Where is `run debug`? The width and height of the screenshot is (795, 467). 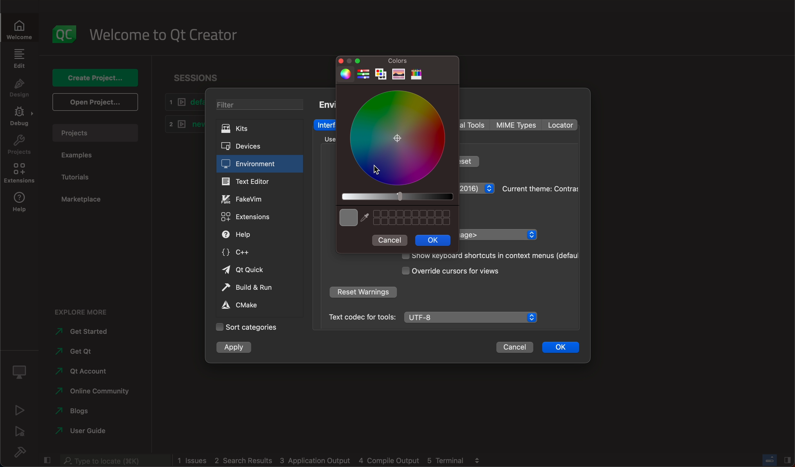 run debug is located at coordinates (21, 431).